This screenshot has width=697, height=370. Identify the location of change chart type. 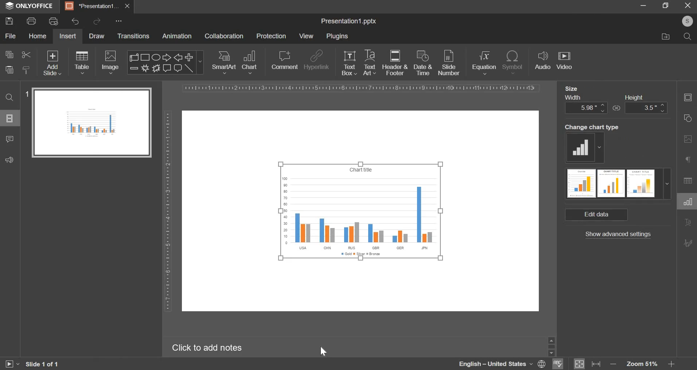
(583, 147).